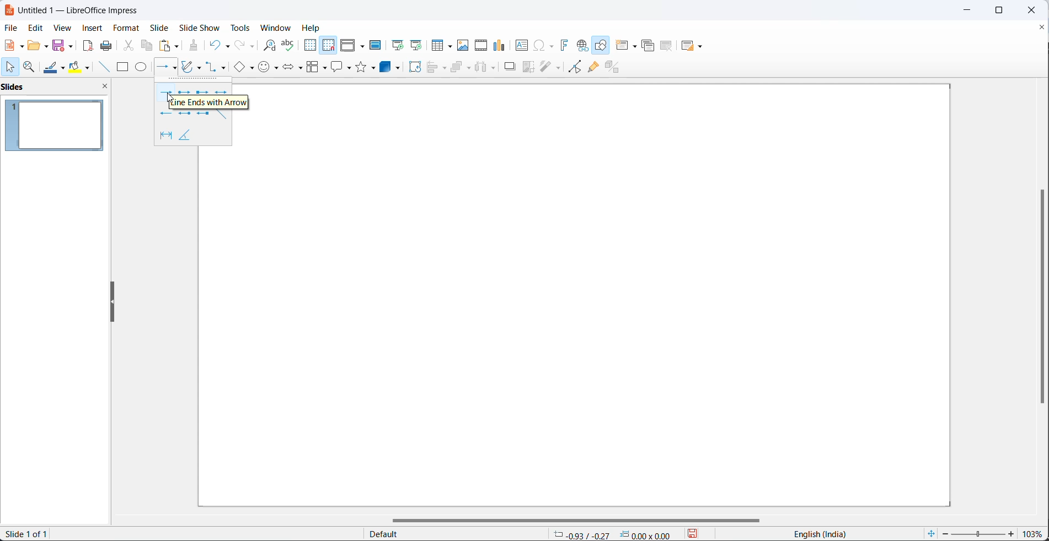 The width and height of the screenshot is (1049, 541). Describe the element at coordinates (499, 45) in the screenshot. I see `insert chart` at that location.